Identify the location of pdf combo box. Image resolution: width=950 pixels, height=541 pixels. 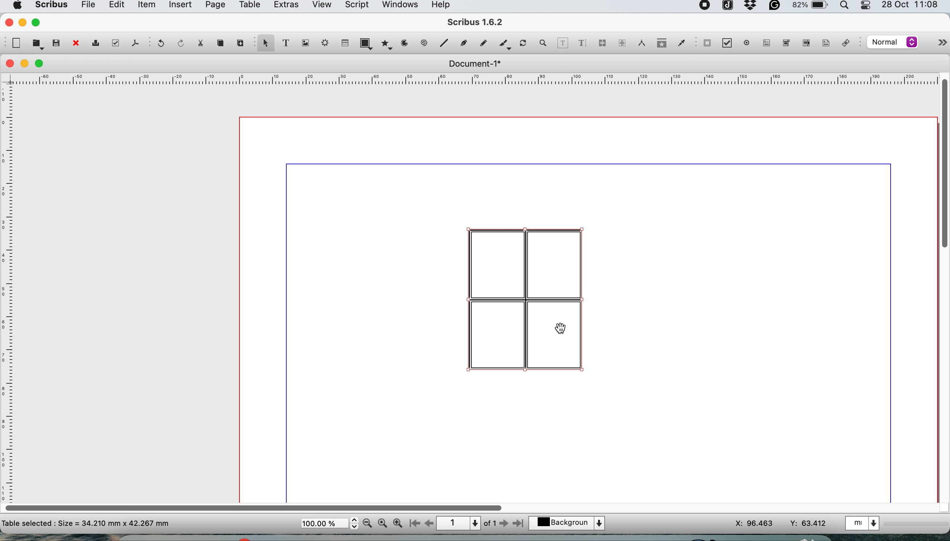
(785, 45).